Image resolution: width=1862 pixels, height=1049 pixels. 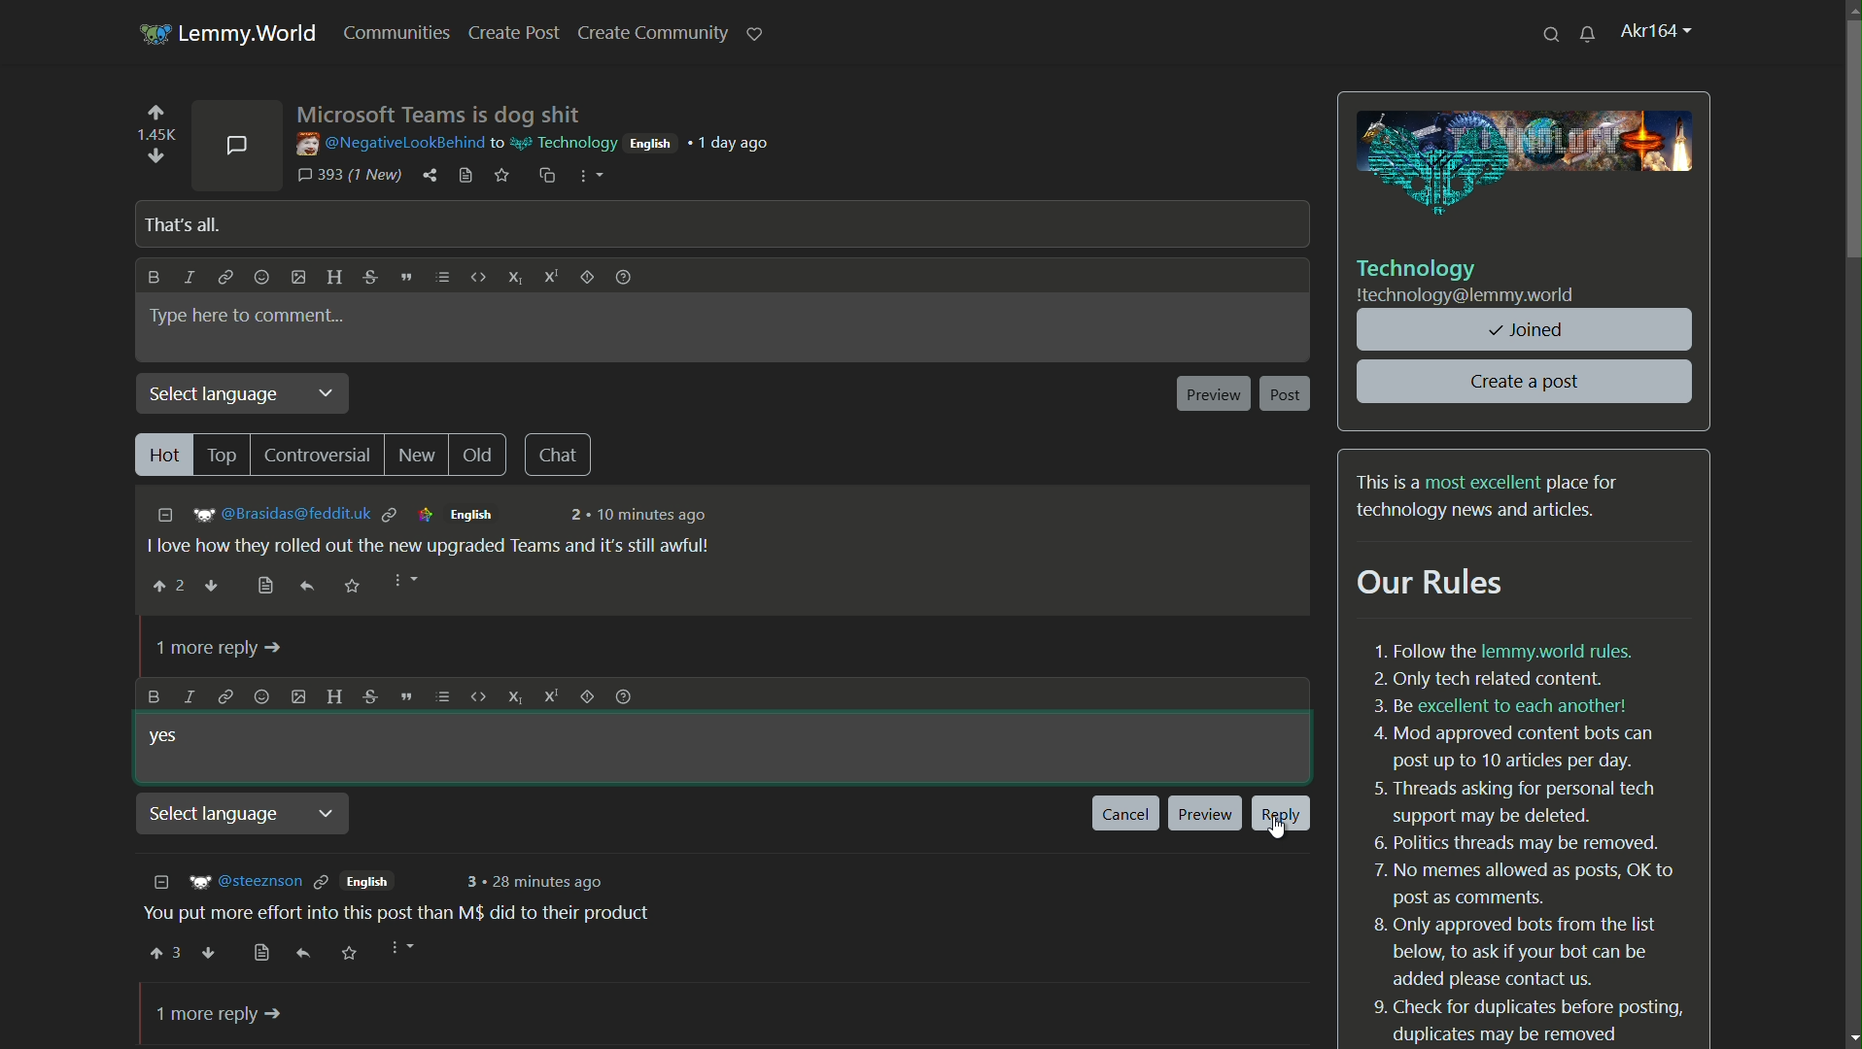 What do you see at coordinates (476, 696) in the screenshot?
I see `code` at bounding box center [476, 696].